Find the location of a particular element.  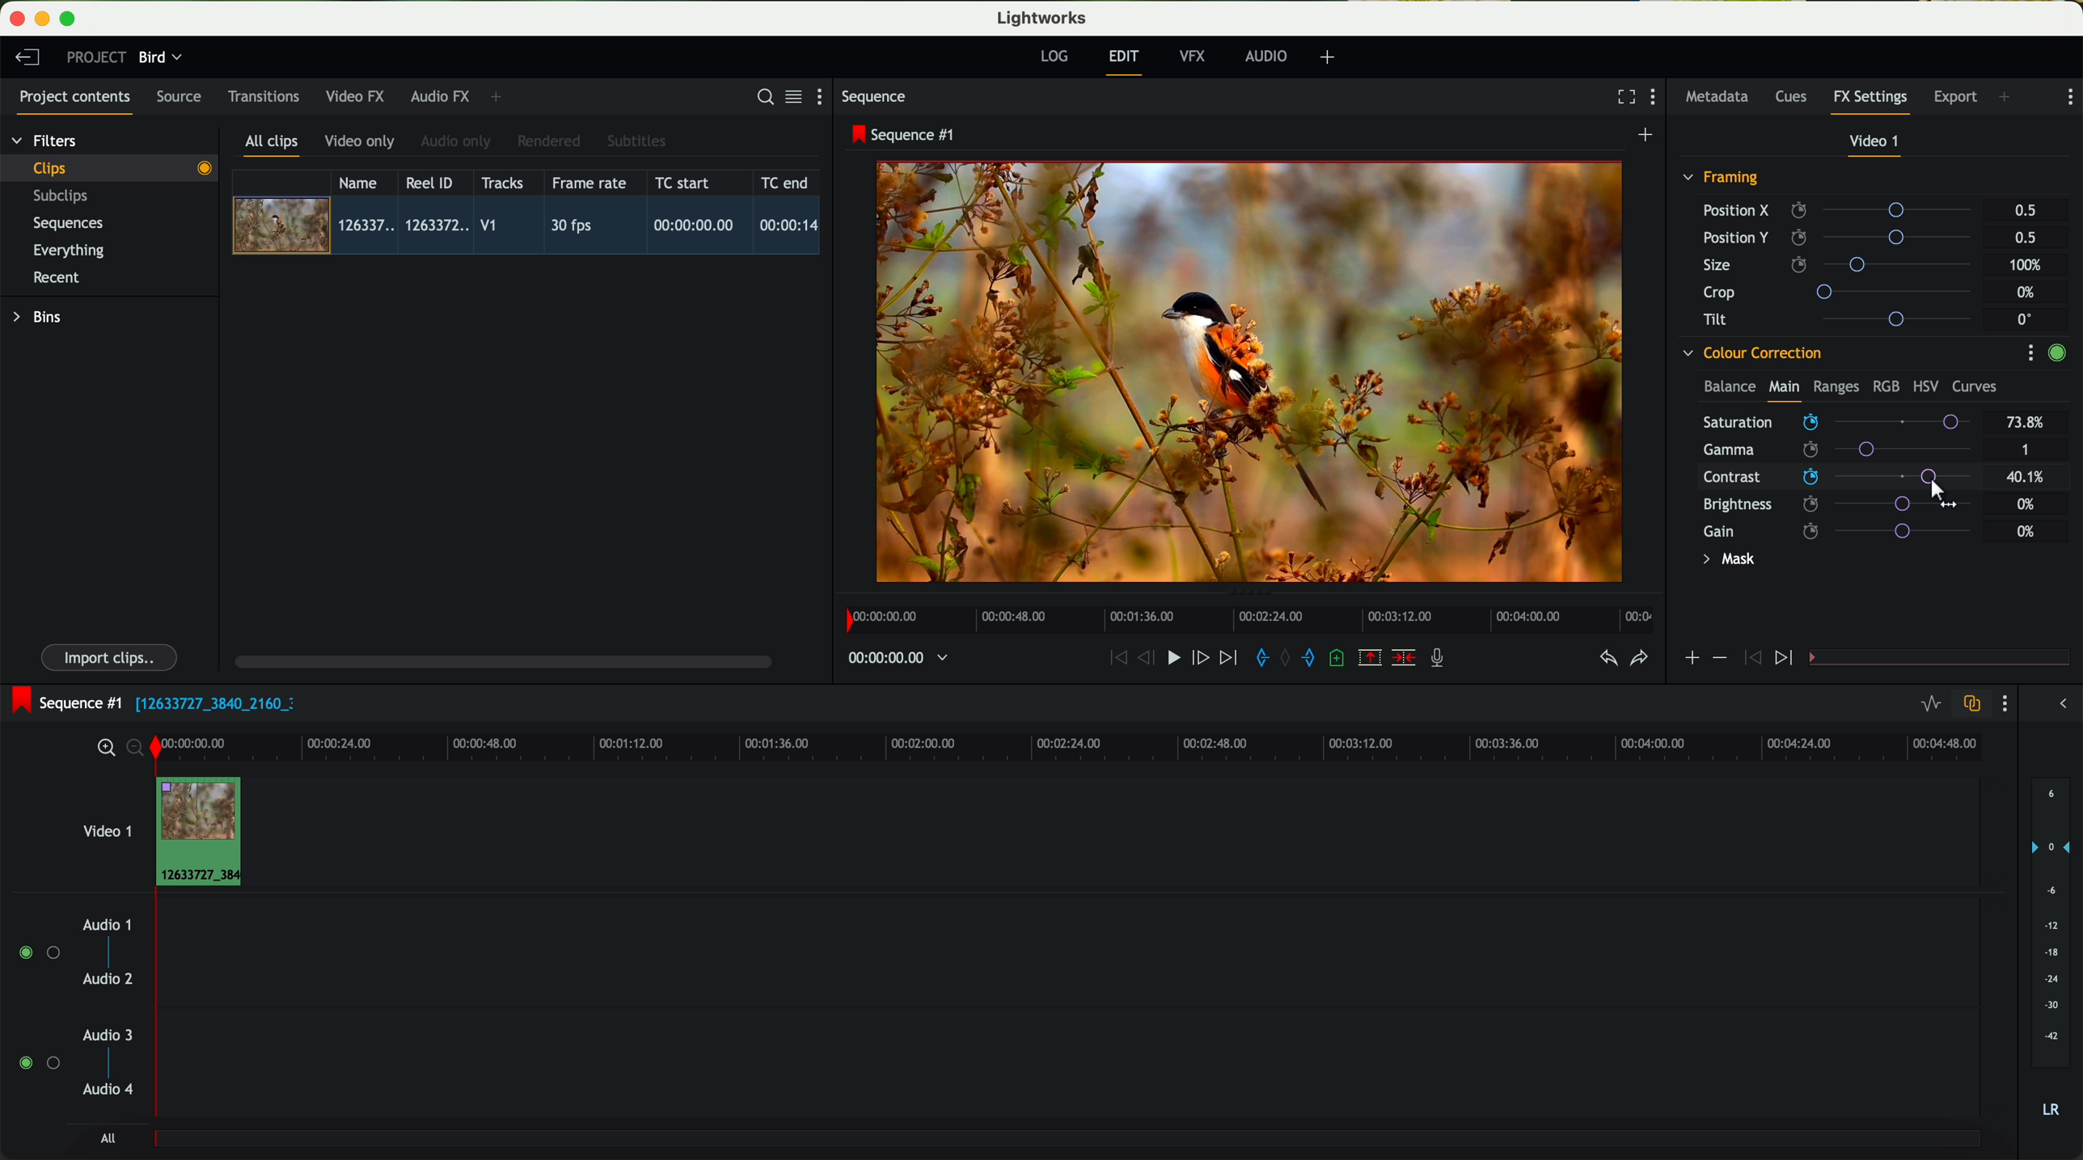

icon is located at coordinates (1750, 659).